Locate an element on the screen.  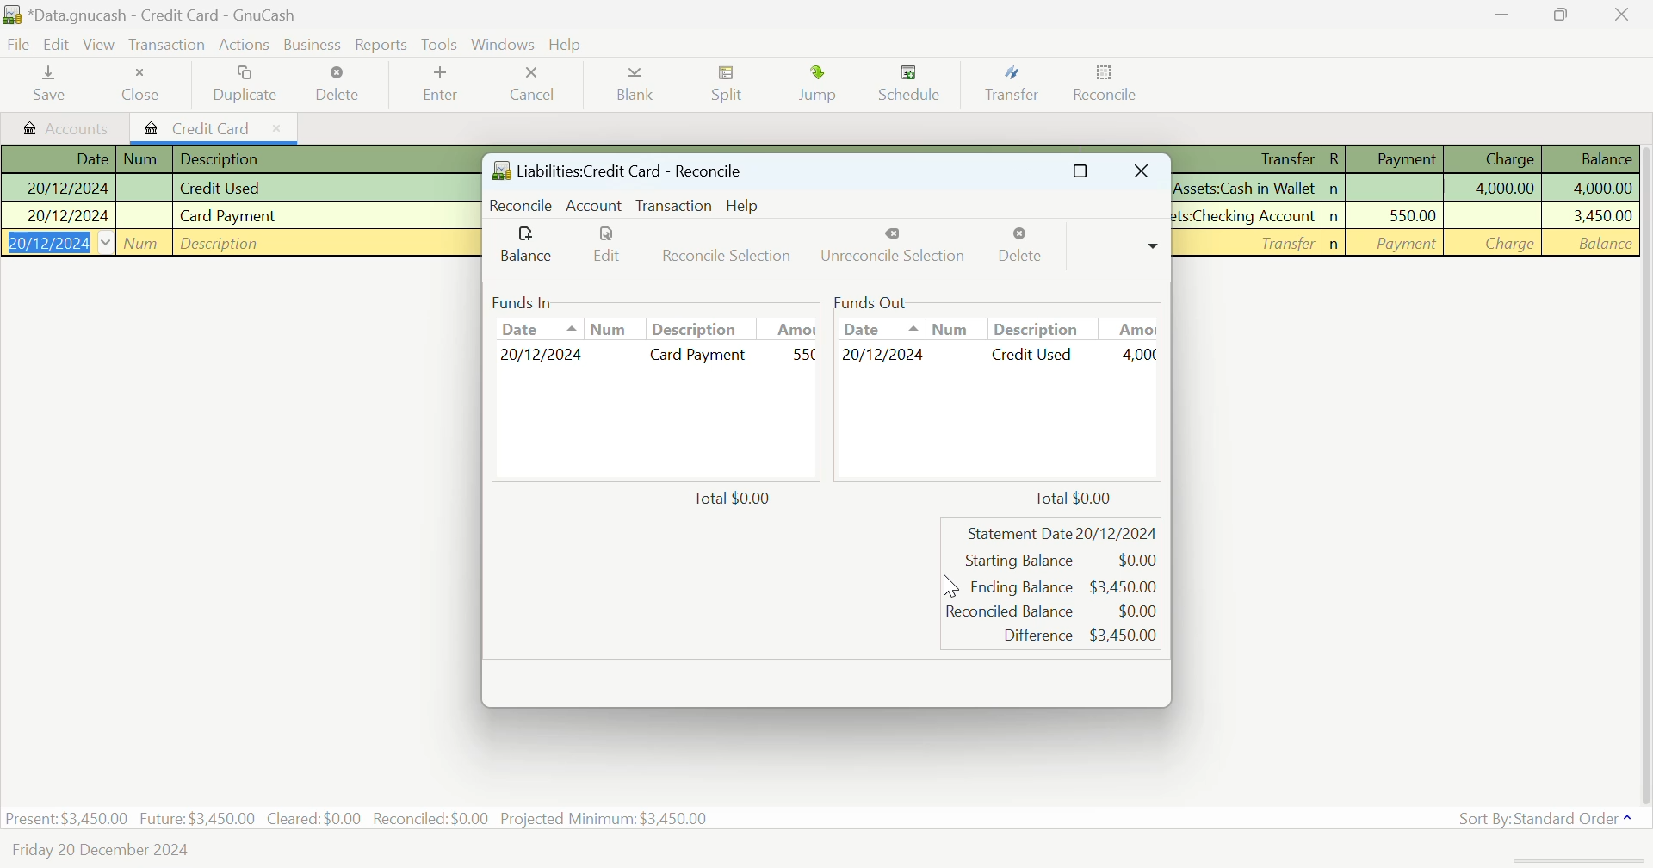
Cancel is located at coordinates (536, 85).